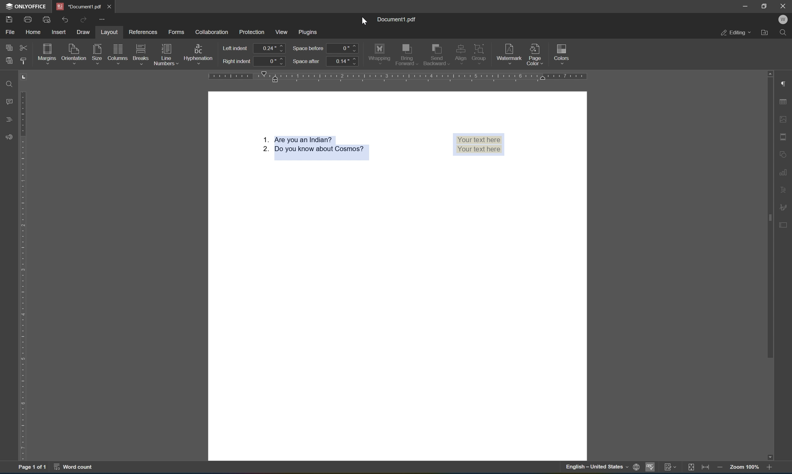 The width and height of the screenshot is (792, 474). What do you see at coordinates (82, 32) in the screenshot?
I see `draw` at bounding box center [82, 32].